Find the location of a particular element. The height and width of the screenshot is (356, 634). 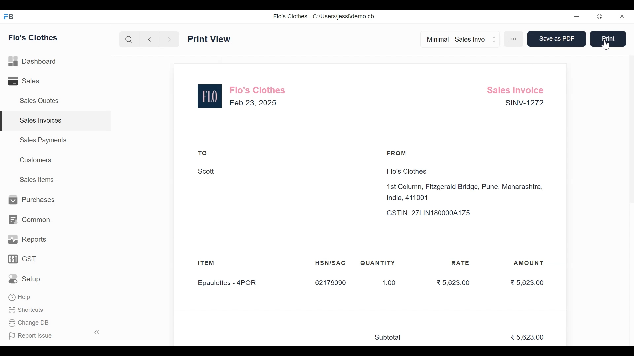

Print is located at coordinates (608, 38).